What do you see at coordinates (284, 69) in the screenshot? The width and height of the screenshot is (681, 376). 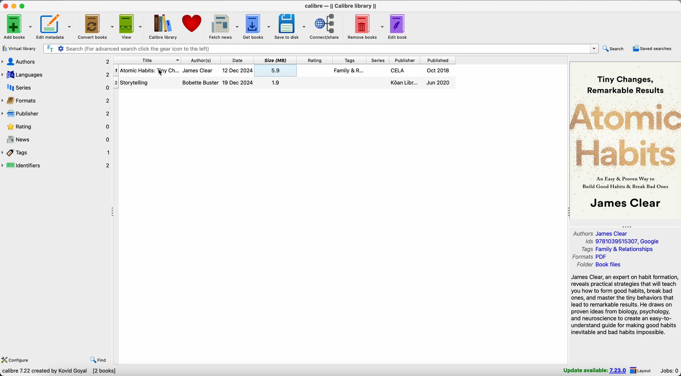 I see `Atomic Habits: Tiny Changes` at bounding box center [284, 69].